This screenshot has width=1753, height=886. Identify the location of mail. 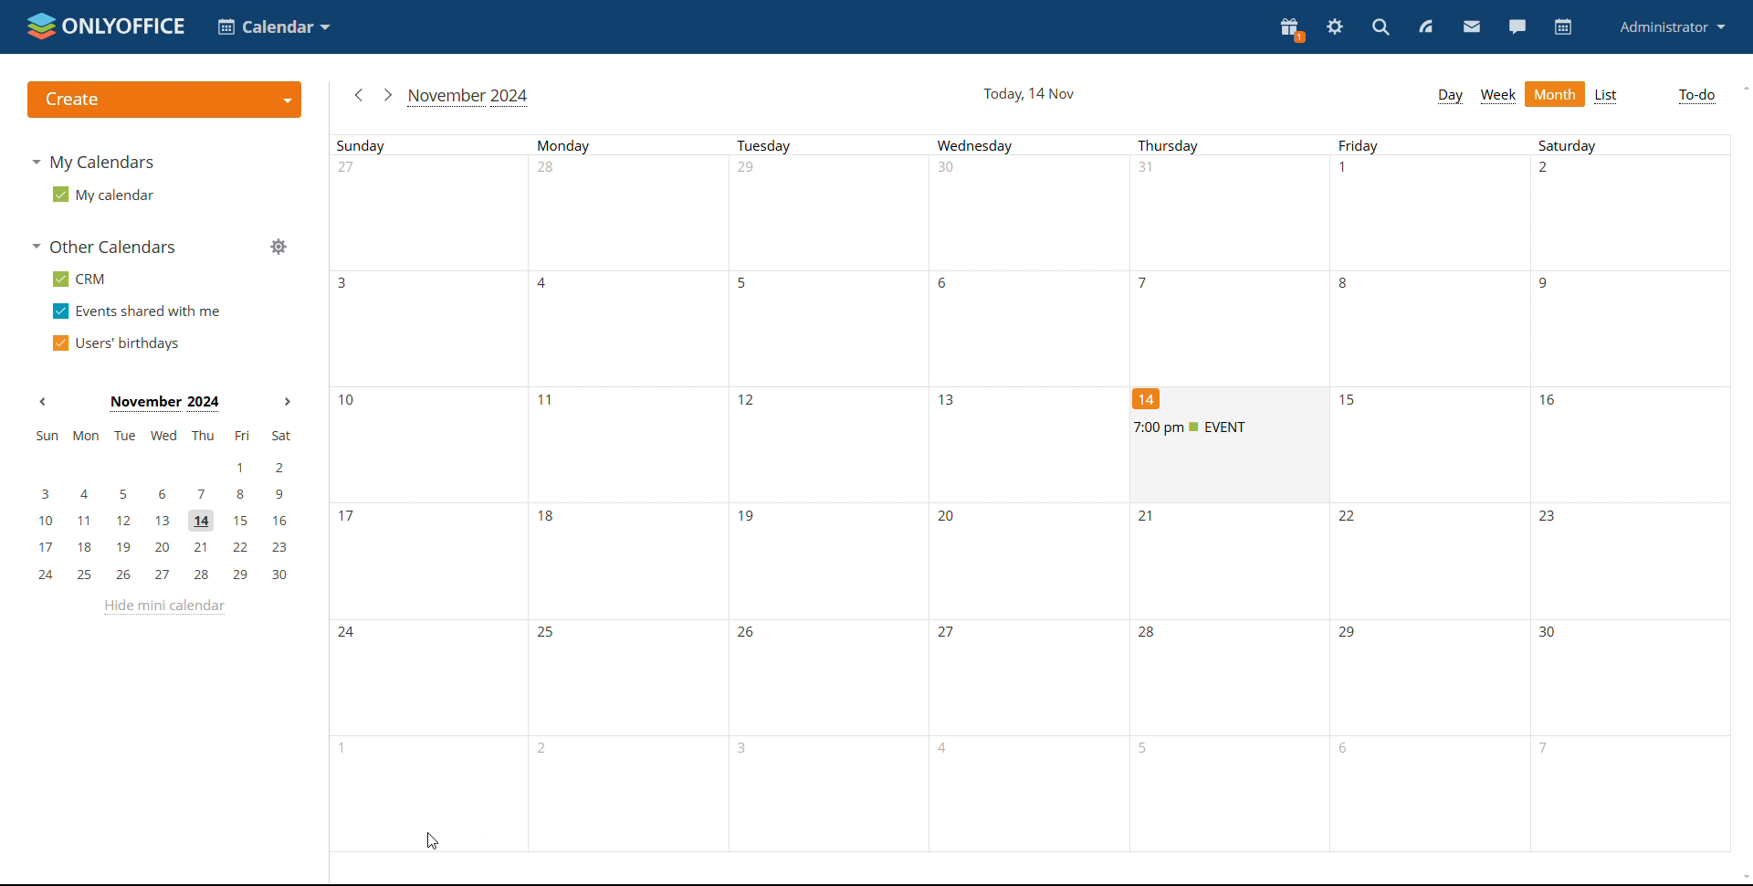
(1470, 27).